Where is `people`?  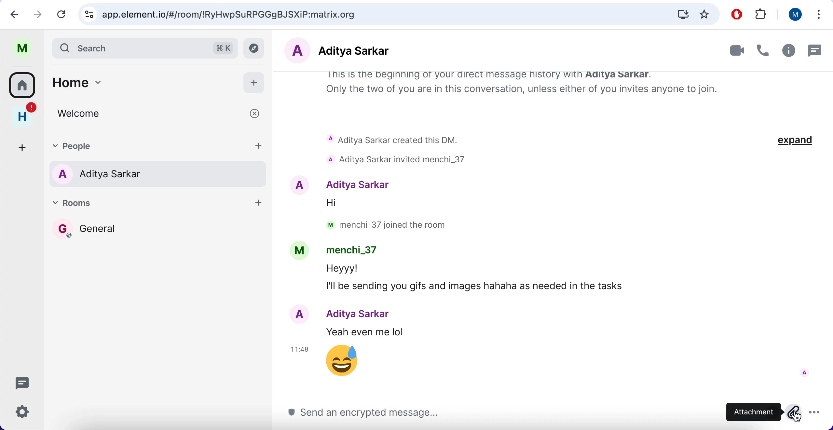 people is located at coordinates (149, 144).